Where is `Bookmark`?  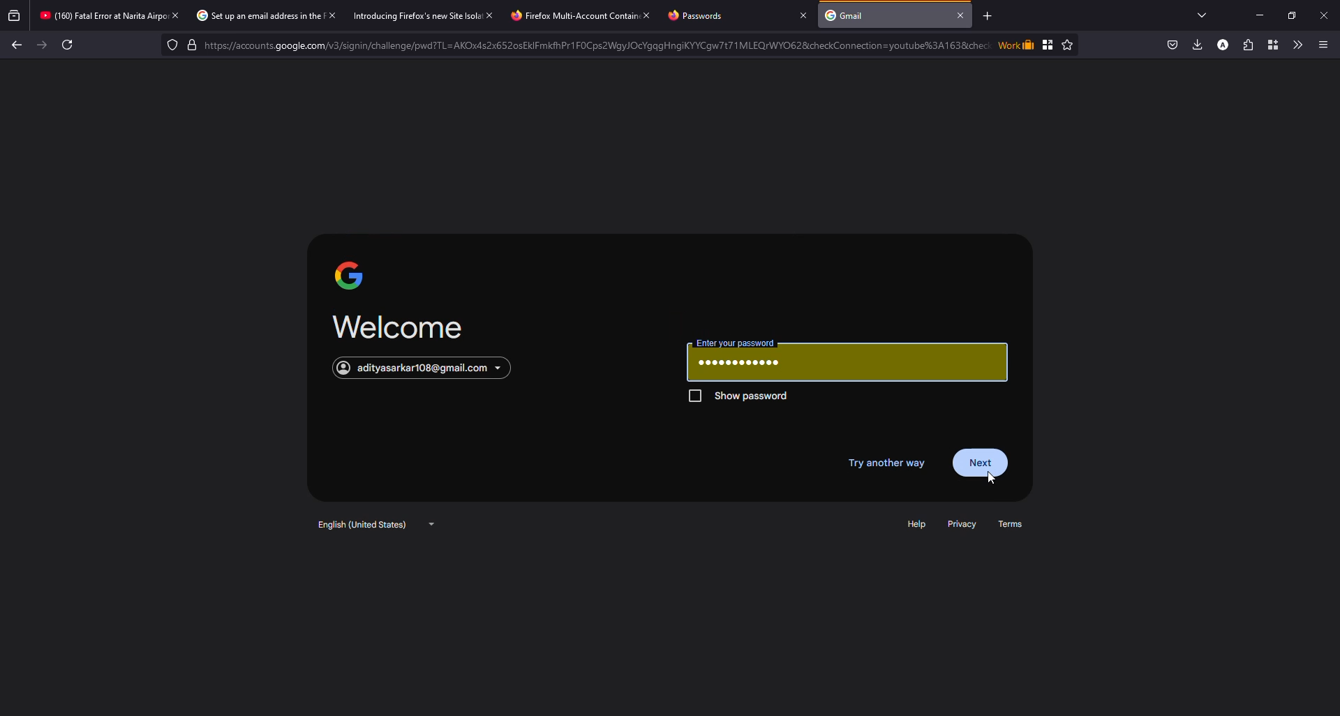 Bookmark is located at coordinates (1049, 44).